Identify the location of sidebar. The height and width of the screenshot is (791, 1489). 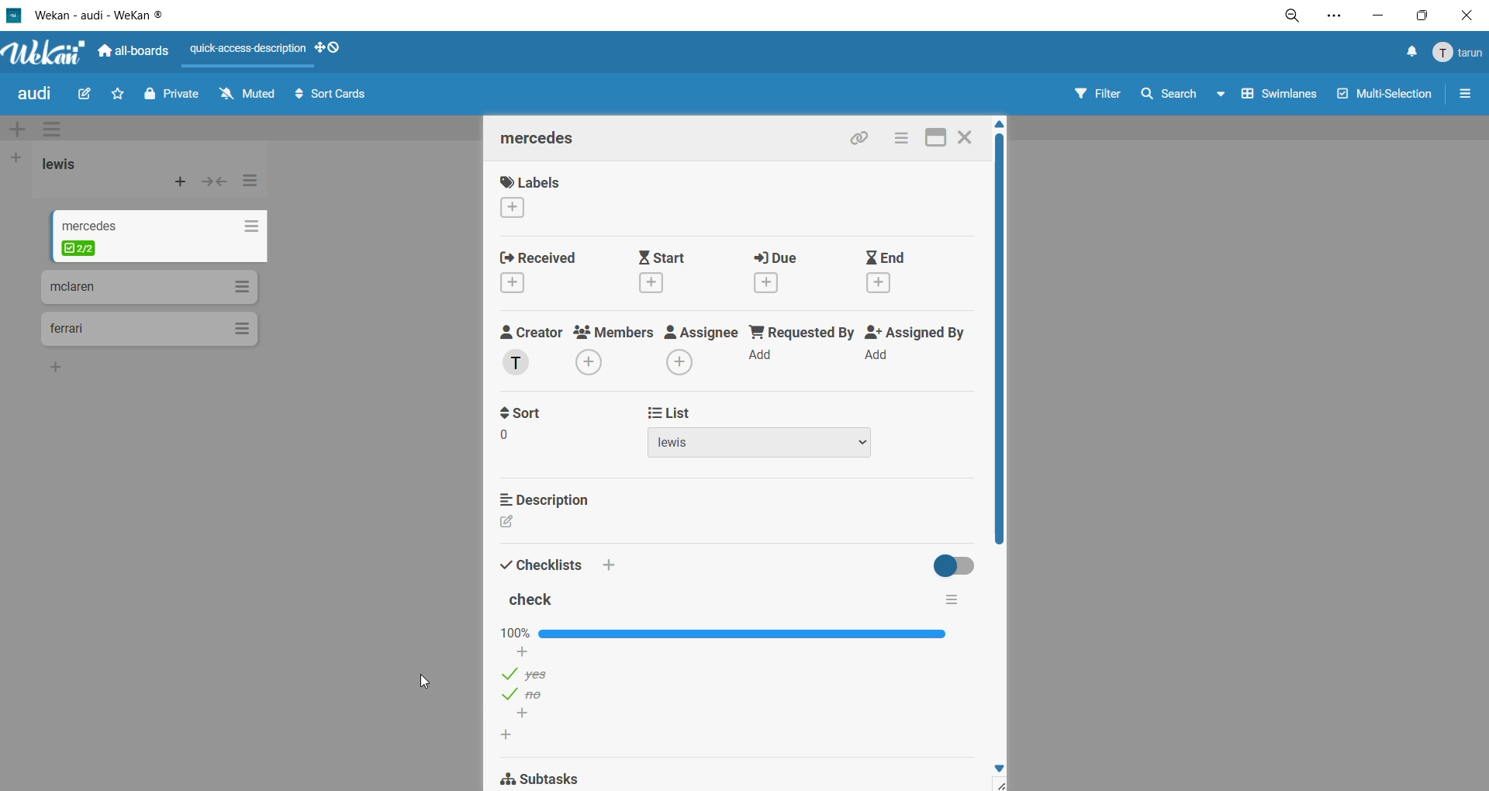
(1461, 95).